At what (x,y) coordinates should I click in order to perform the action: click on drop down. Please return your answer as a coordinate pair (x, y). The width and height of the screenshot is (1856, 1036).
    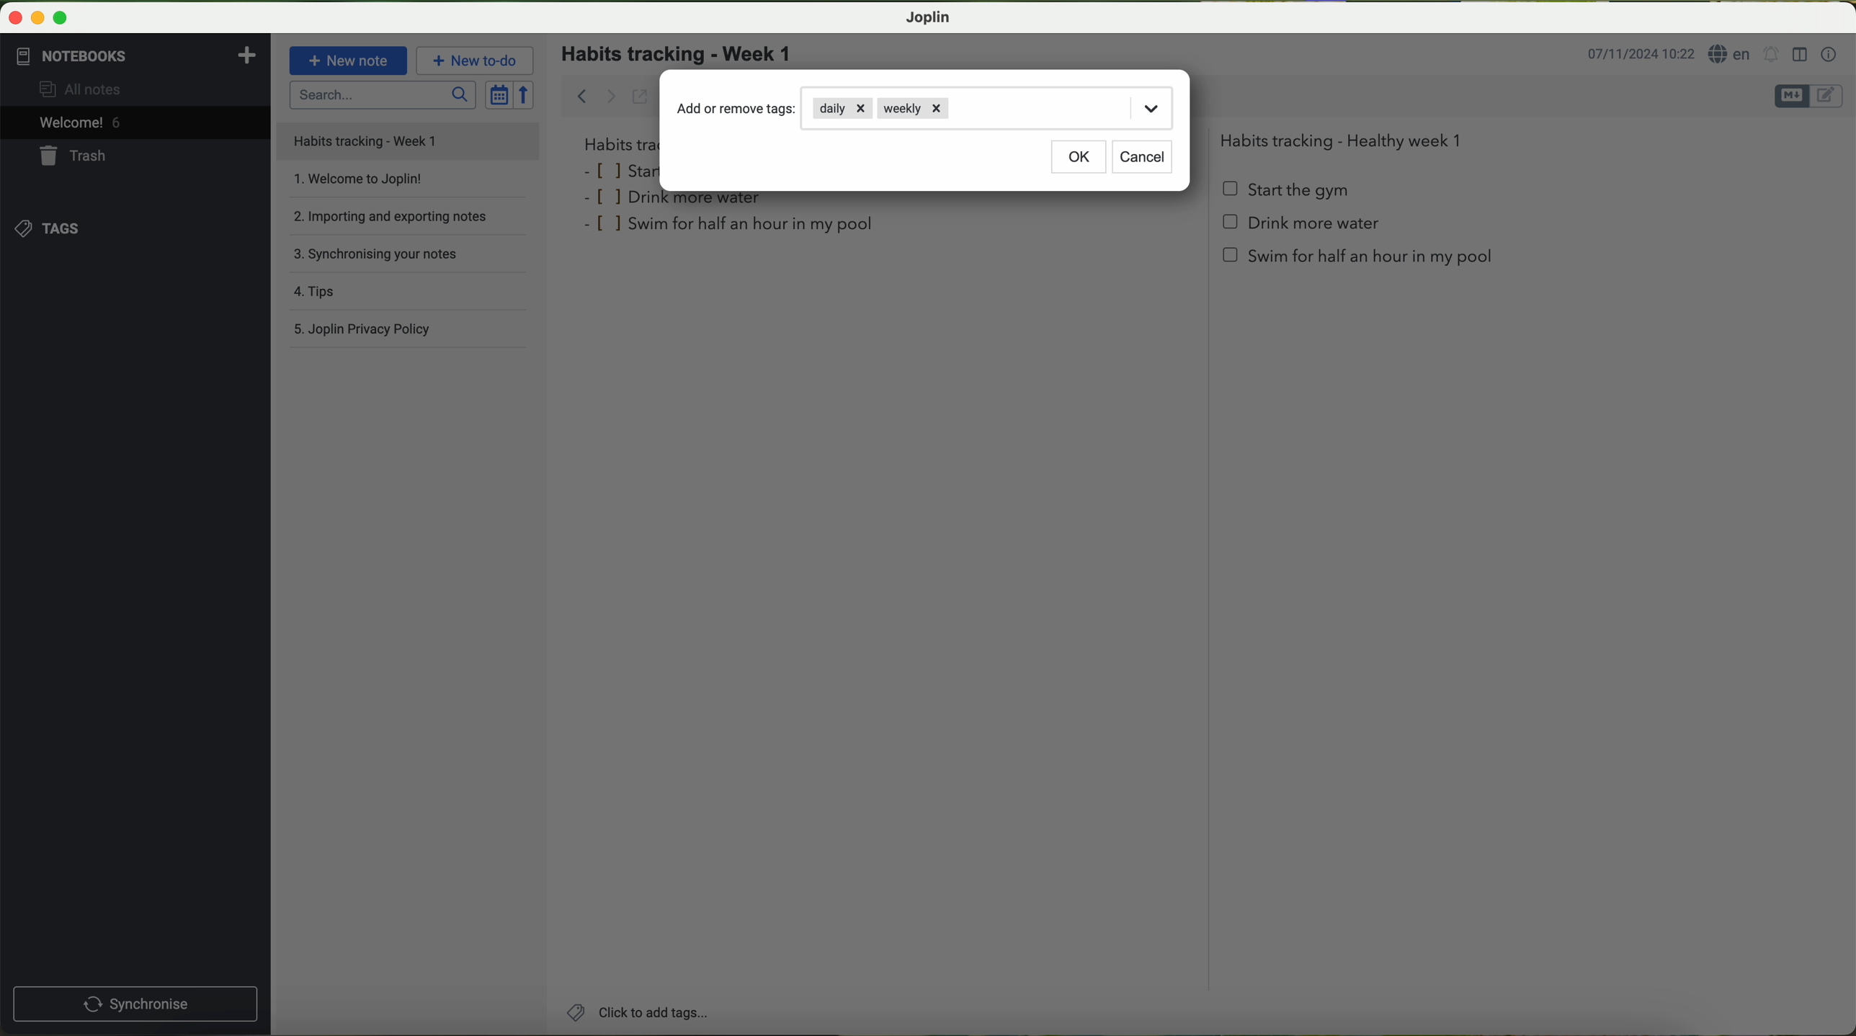
    Looking at the image, I should click on (1151, 107).